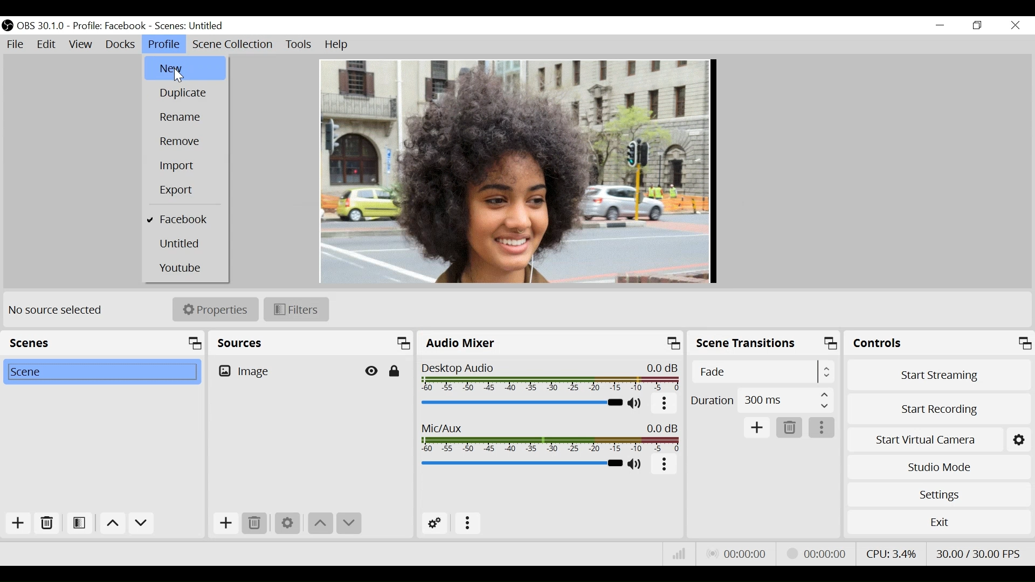  What do you see at coordinates (976, 25) in the screenshot?
I see `Restore` at bounding box center [976, 25].